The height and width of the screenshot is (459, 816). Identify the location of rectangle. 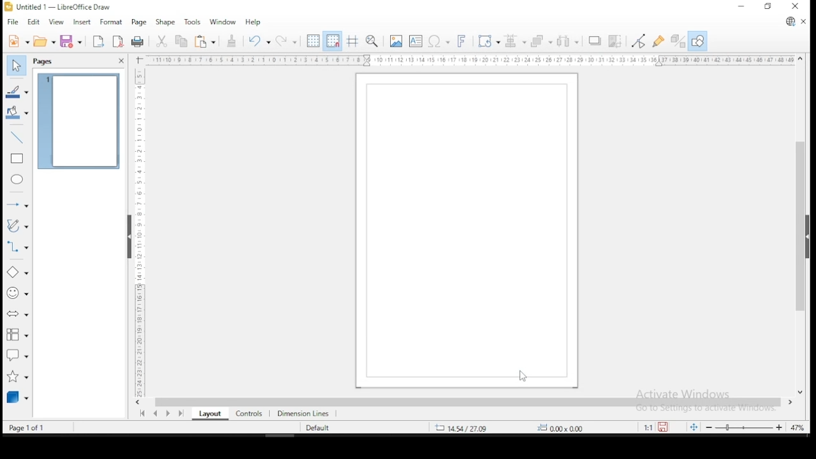
(16, 159).